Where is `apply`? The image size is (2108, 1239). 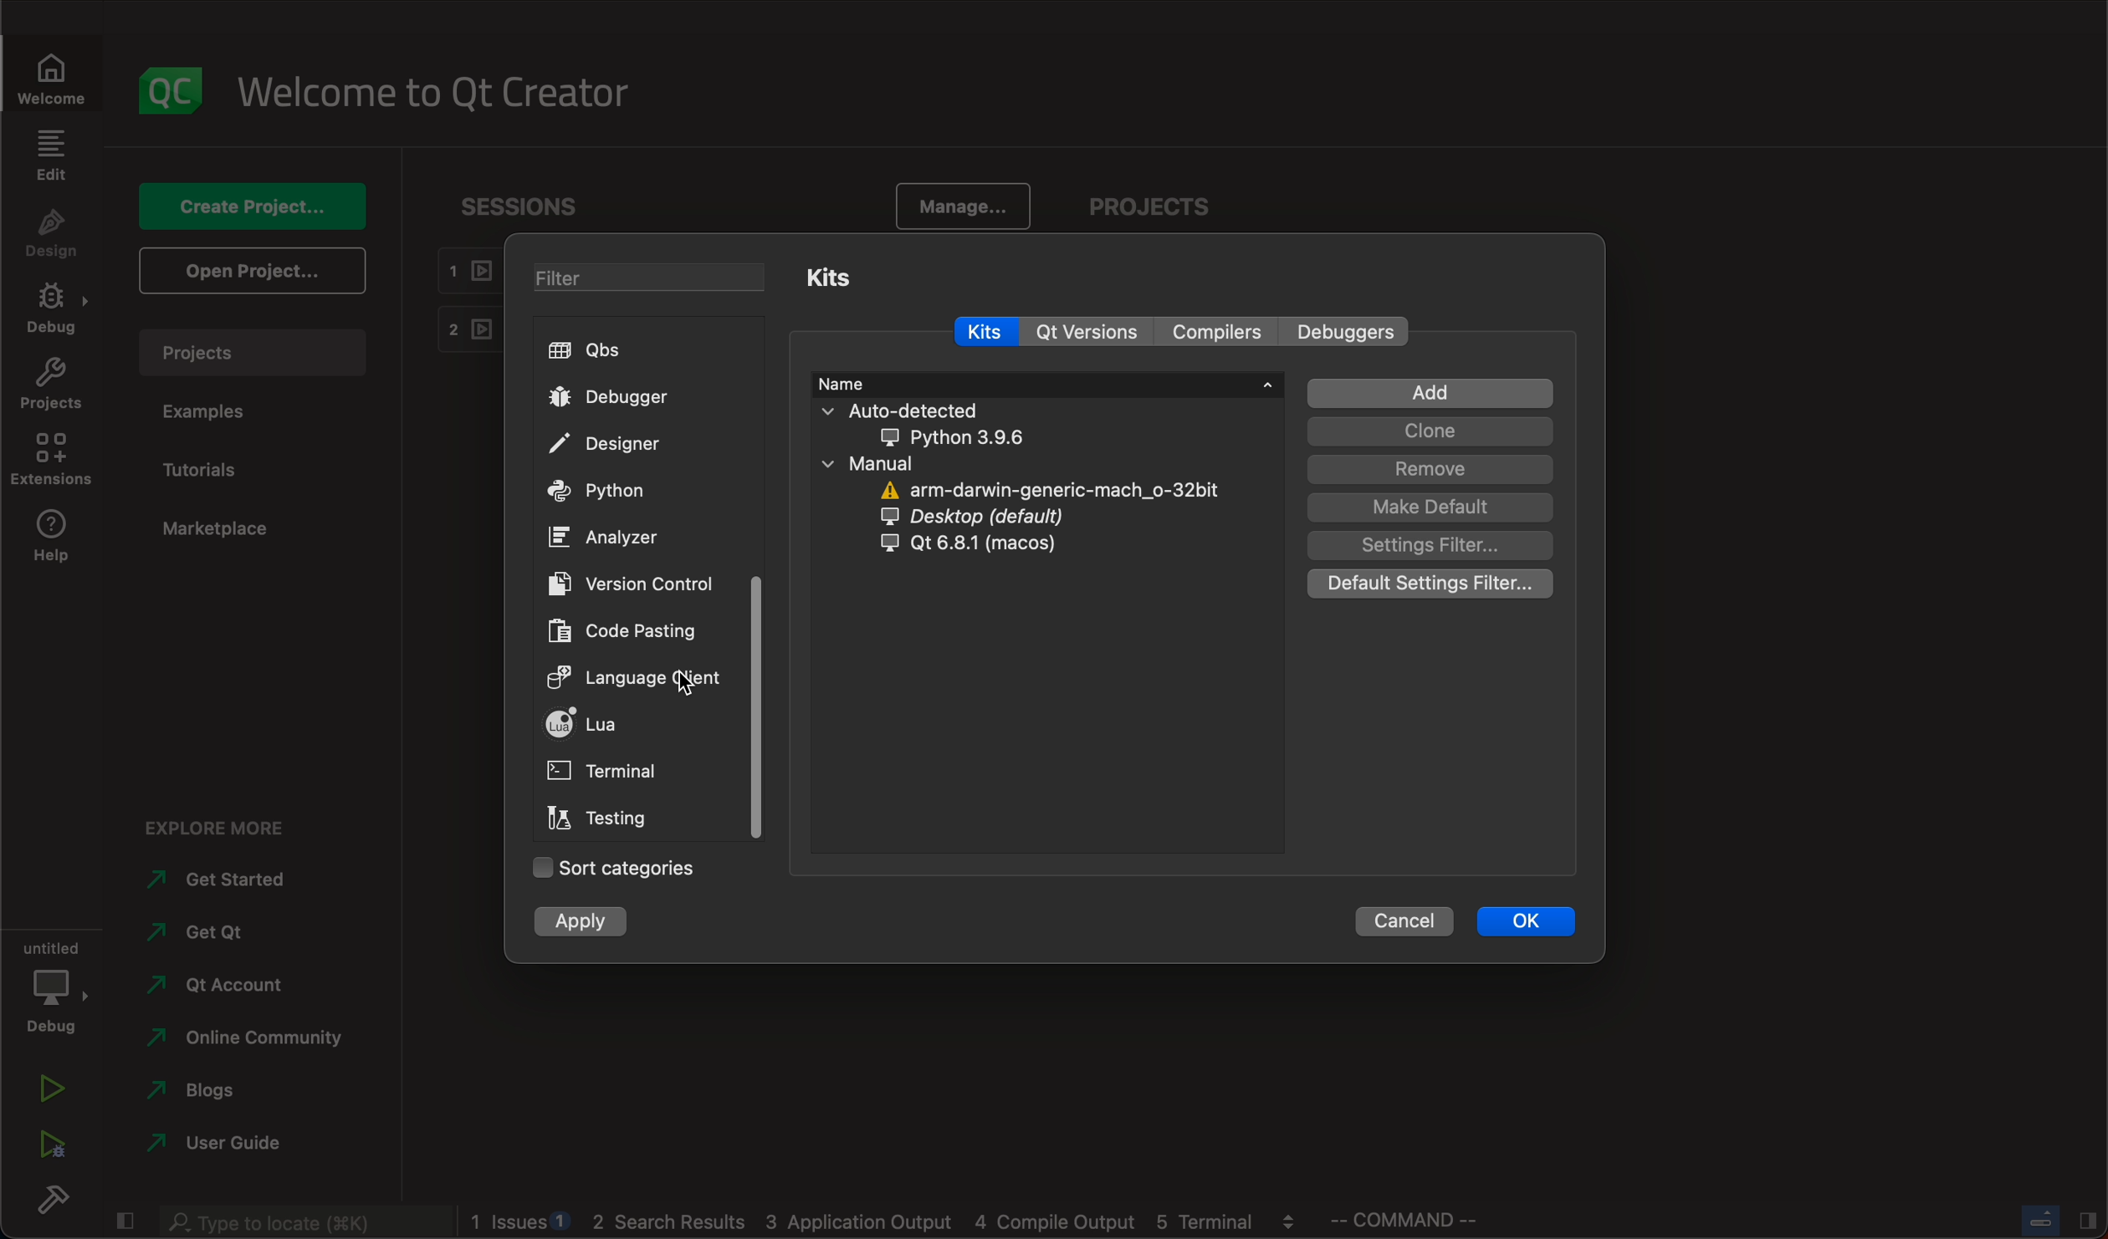 apply is located at coordinates (590, 920).